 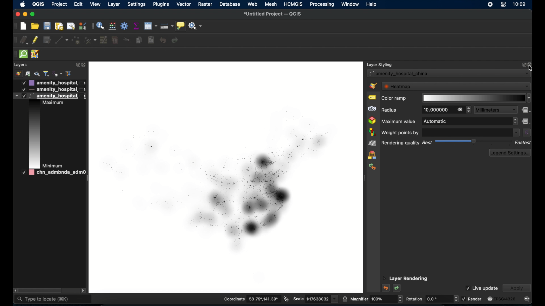 I want to click on slider, so click(x=473, y=141).